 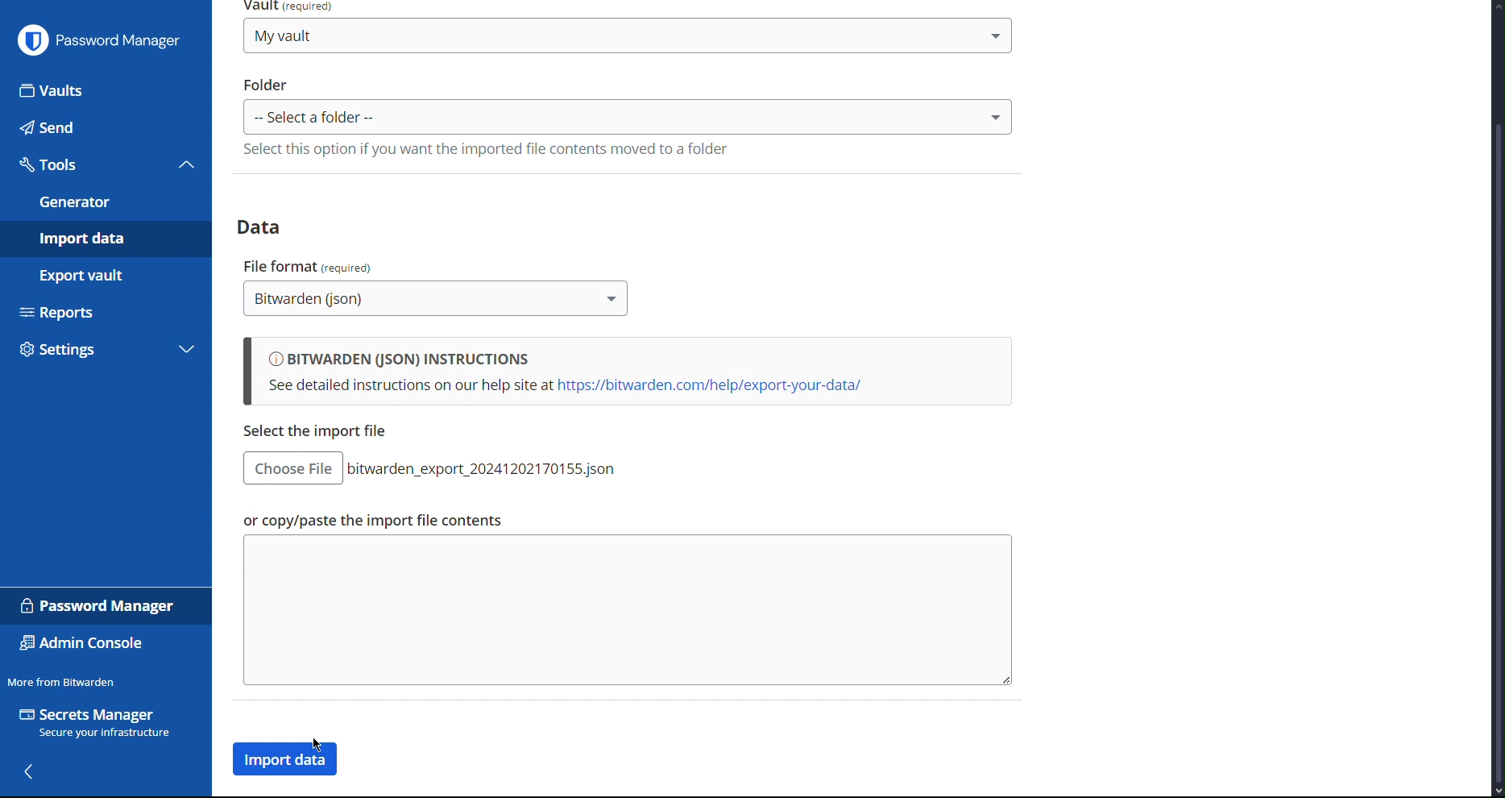 I want to click on Settings, so click(x=86, y=353).